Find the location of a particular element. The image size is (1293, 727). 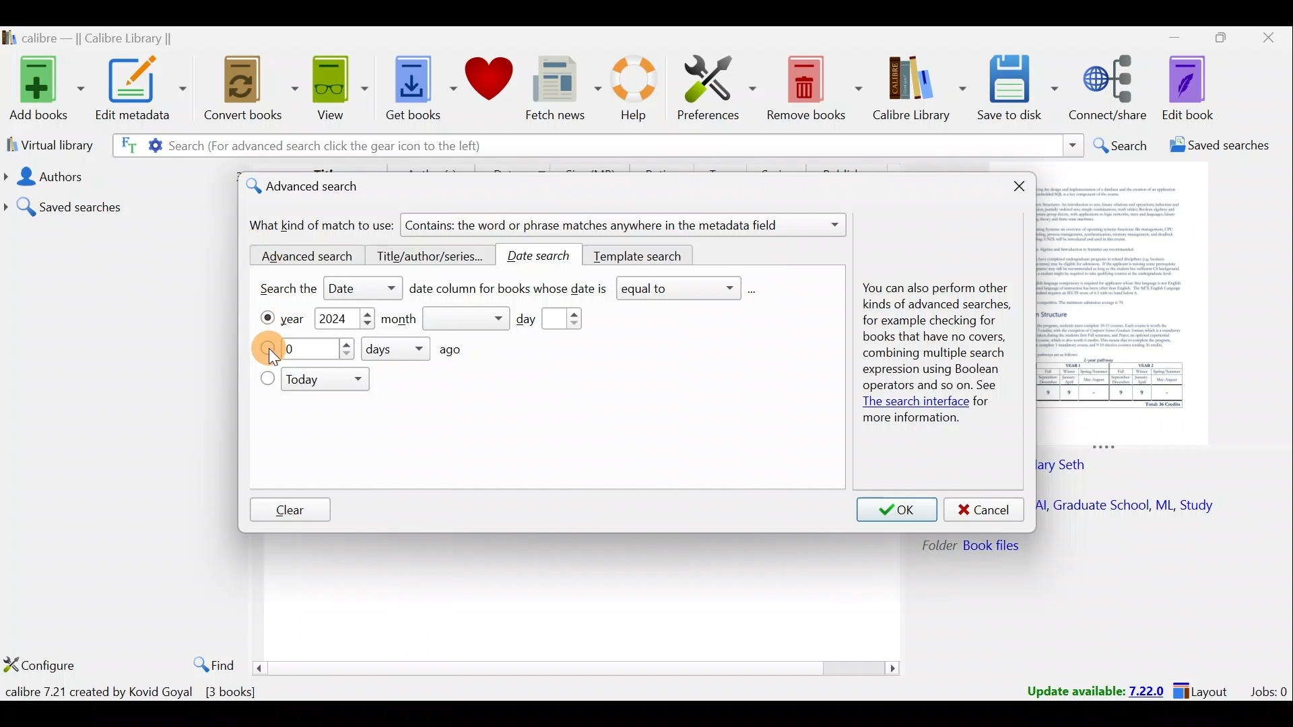

Find is located at coordinates (210, 662).